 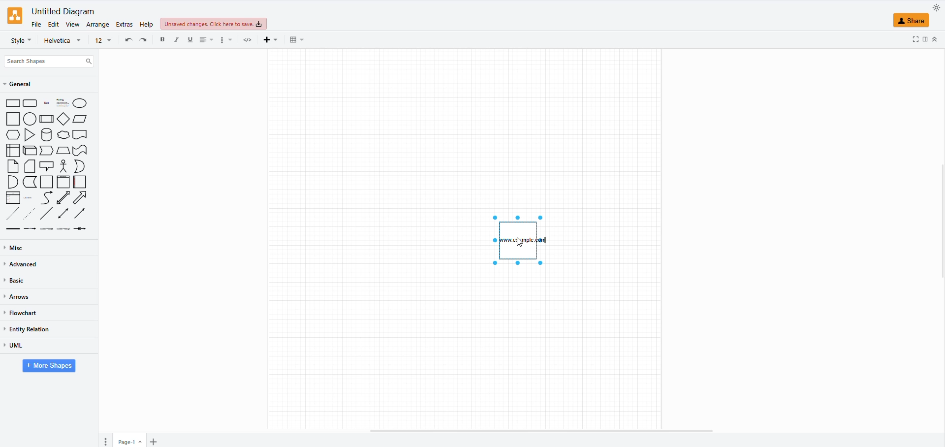 What do you see at coordinates (30, 151) in the screenshot?
I see `cube` at bounding box center [30, 151].